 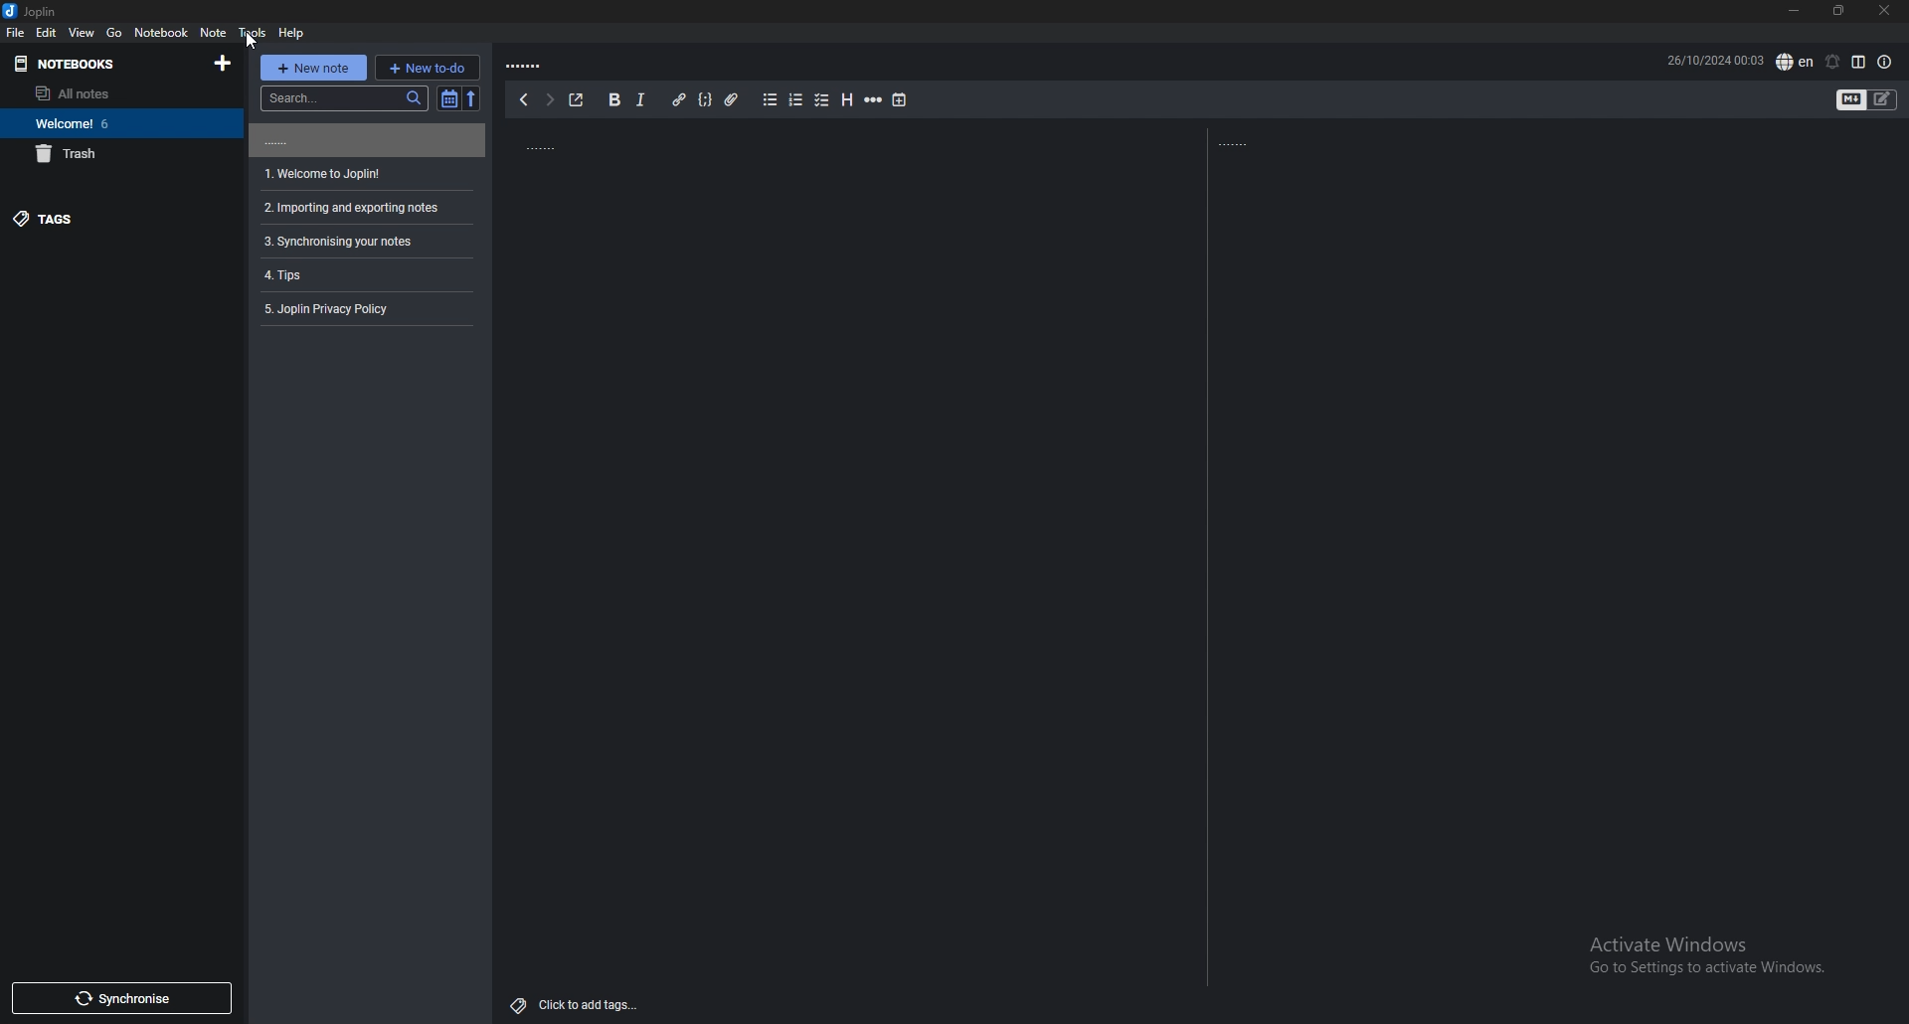 What do you see at coordinates (875, 99) in the screenshot?
I see `horizontal rule` at bounding box center [875, 99].